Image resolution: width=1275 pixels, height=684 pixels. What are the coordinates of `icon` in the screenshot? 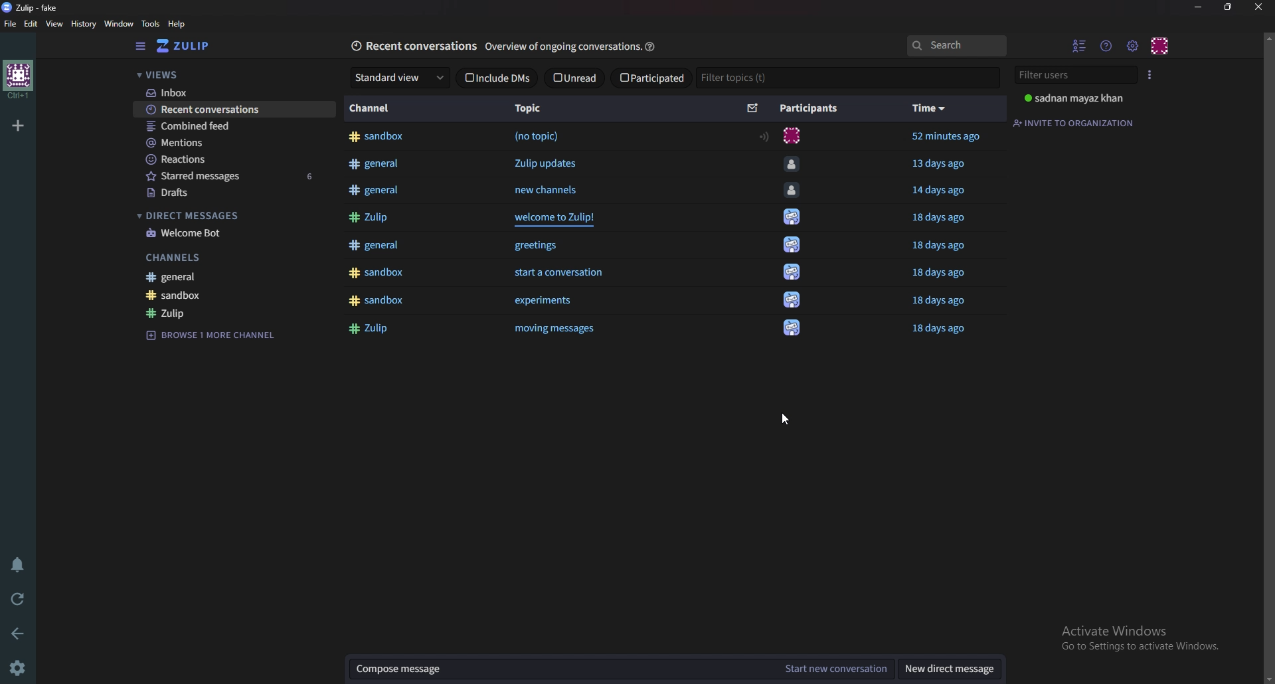 It's located at (790, 218).